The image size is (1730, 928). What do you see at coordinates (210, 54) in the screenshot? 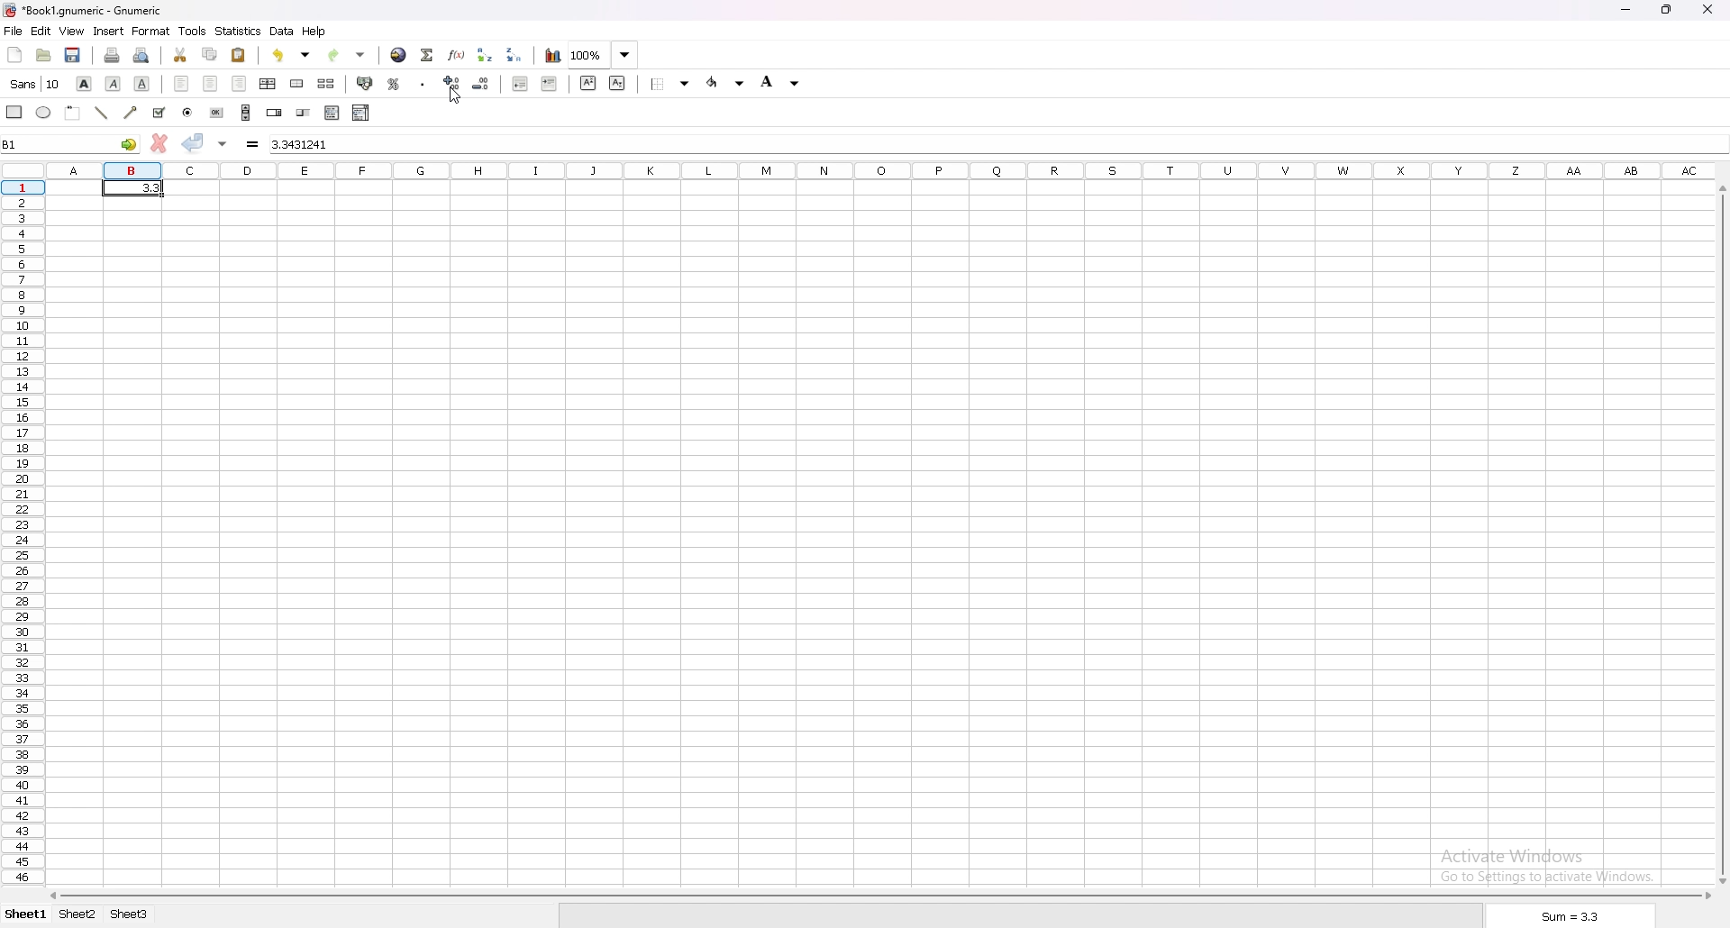
I see `copy` at bounding box center [210, 54].